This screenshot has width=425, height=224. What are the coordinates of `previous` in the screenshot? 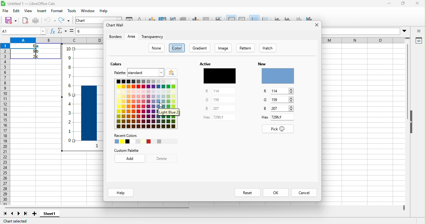 It's located at (12, 214).